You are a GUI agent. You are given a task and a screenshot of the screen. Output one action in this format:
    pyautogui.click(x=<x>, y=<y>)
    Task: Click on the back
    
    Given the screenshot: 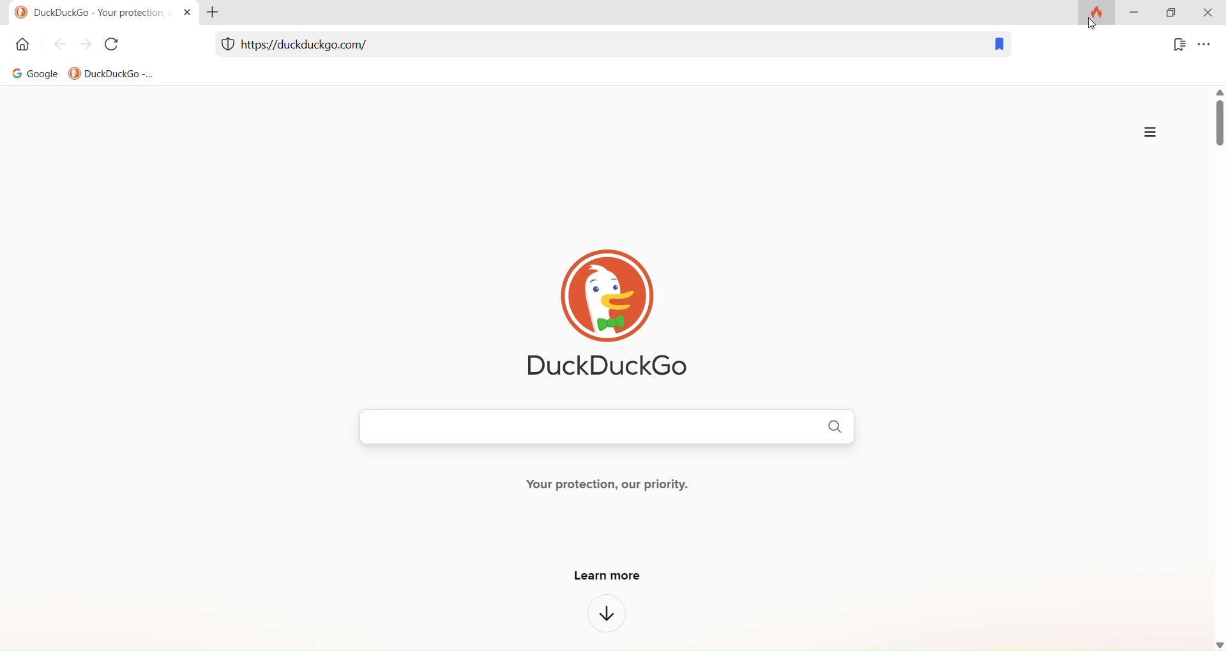 What is the action you would take?
    pyautogui.click(x=61, y=45)
    